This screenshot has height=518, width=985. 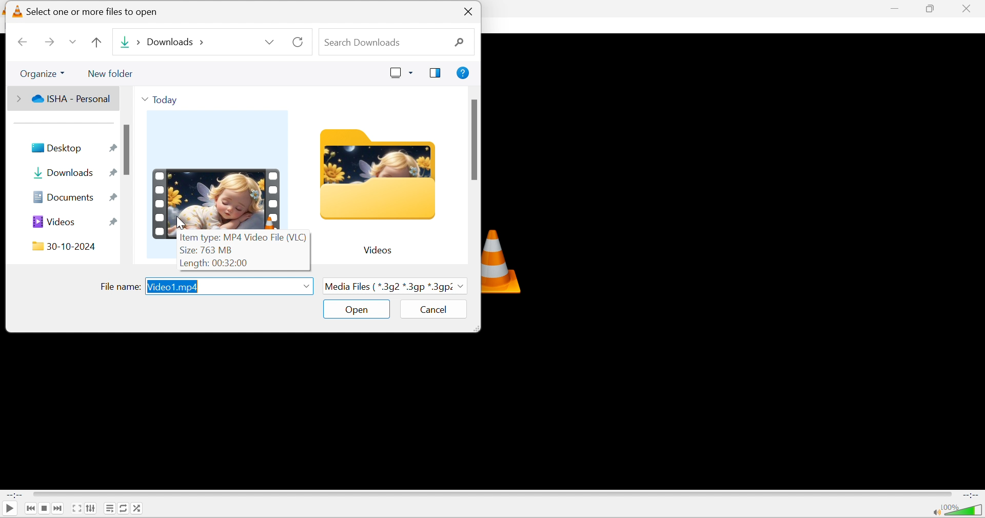 What do you see at coordinates (117, 223) in the screenshot?
I see `Pin` at bounding box center [117, 223].